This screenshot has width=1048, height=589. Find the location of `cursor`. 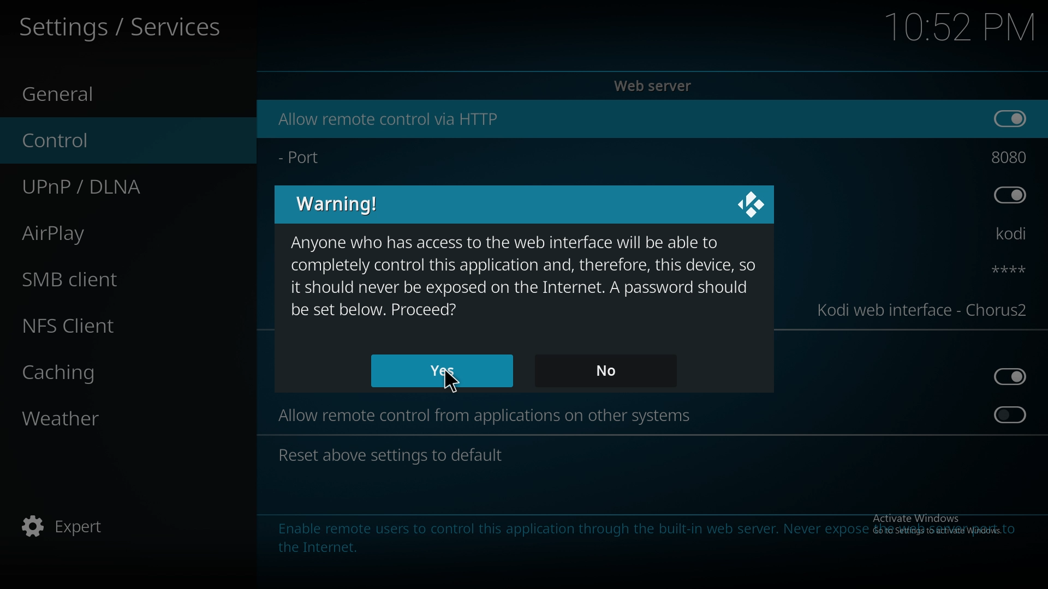

cursor is located at coordinates (454, 381).